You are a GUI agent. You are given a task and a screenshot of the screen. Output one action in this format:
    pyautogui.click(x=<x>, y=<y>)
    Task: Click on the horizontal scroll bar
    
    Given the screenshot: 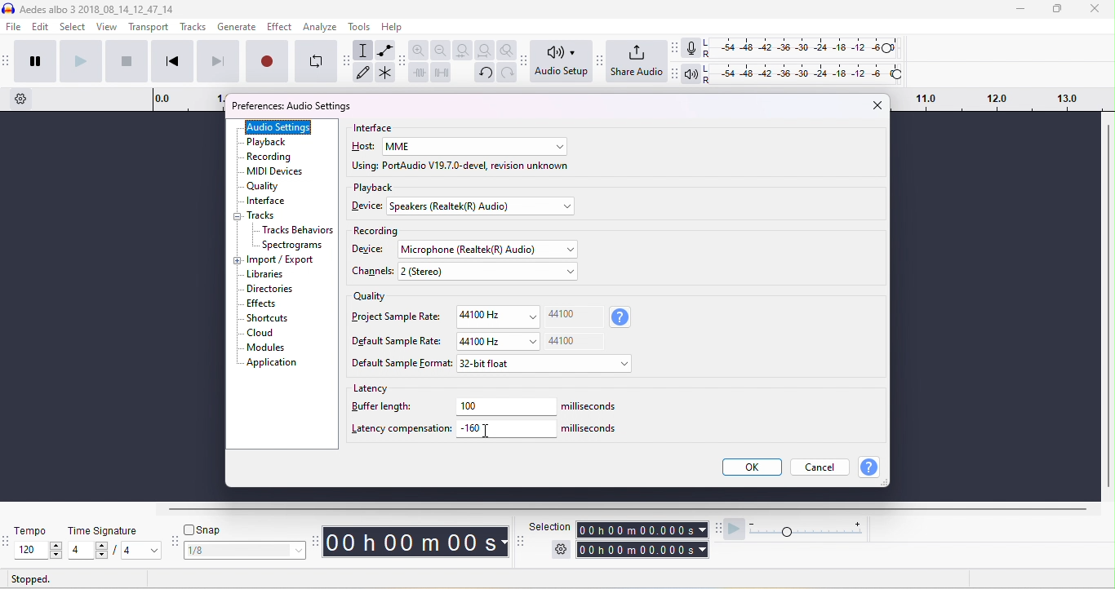 What is the action you would take?
    pyautogui.click(x=632, y=510)
    